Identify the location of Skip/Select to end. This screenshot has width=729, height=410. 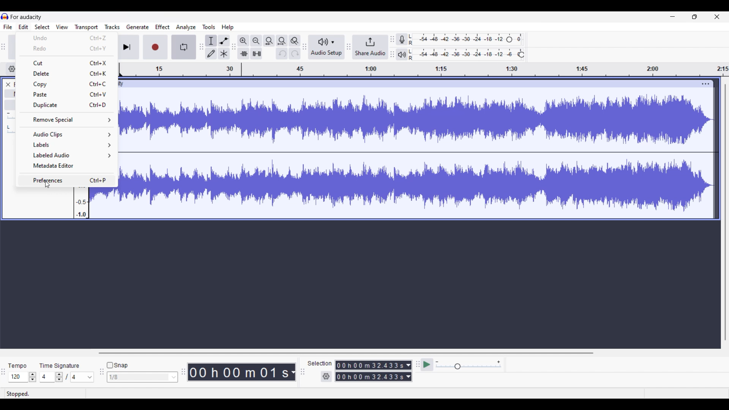
(127, 47).